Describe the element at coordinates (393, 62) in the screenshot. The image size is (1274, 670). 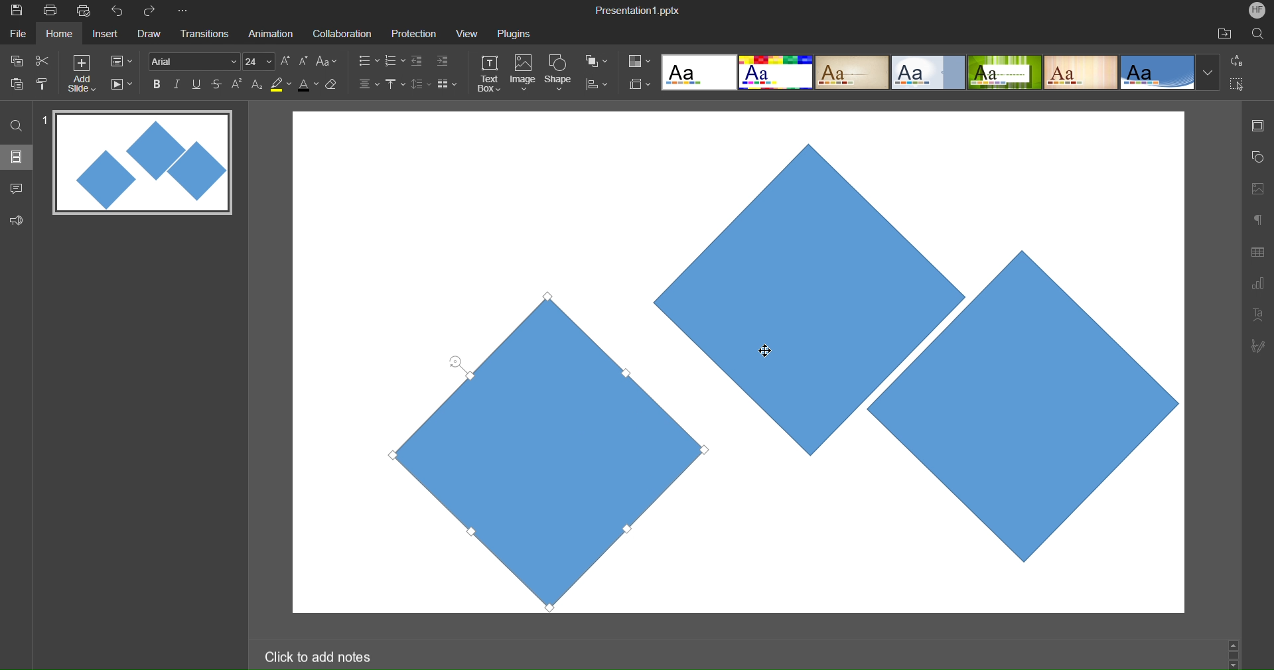
I see `Number List` at that location.